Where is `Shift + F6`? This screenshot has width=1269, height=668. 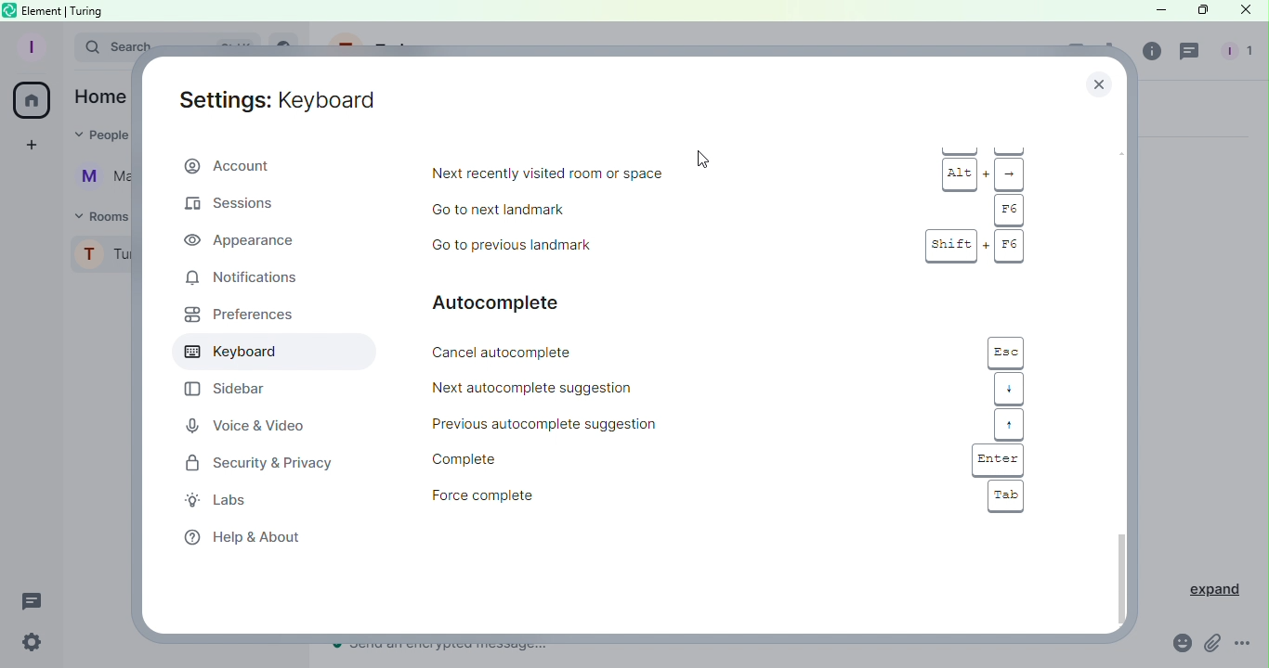 Shift + F6 is located at coordinates (972, 247).